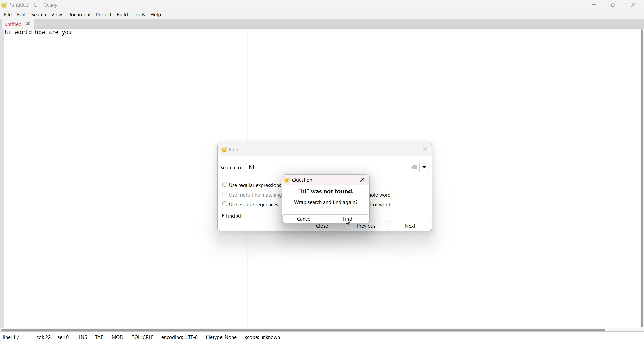  I want to click on close, so click(319, 228).